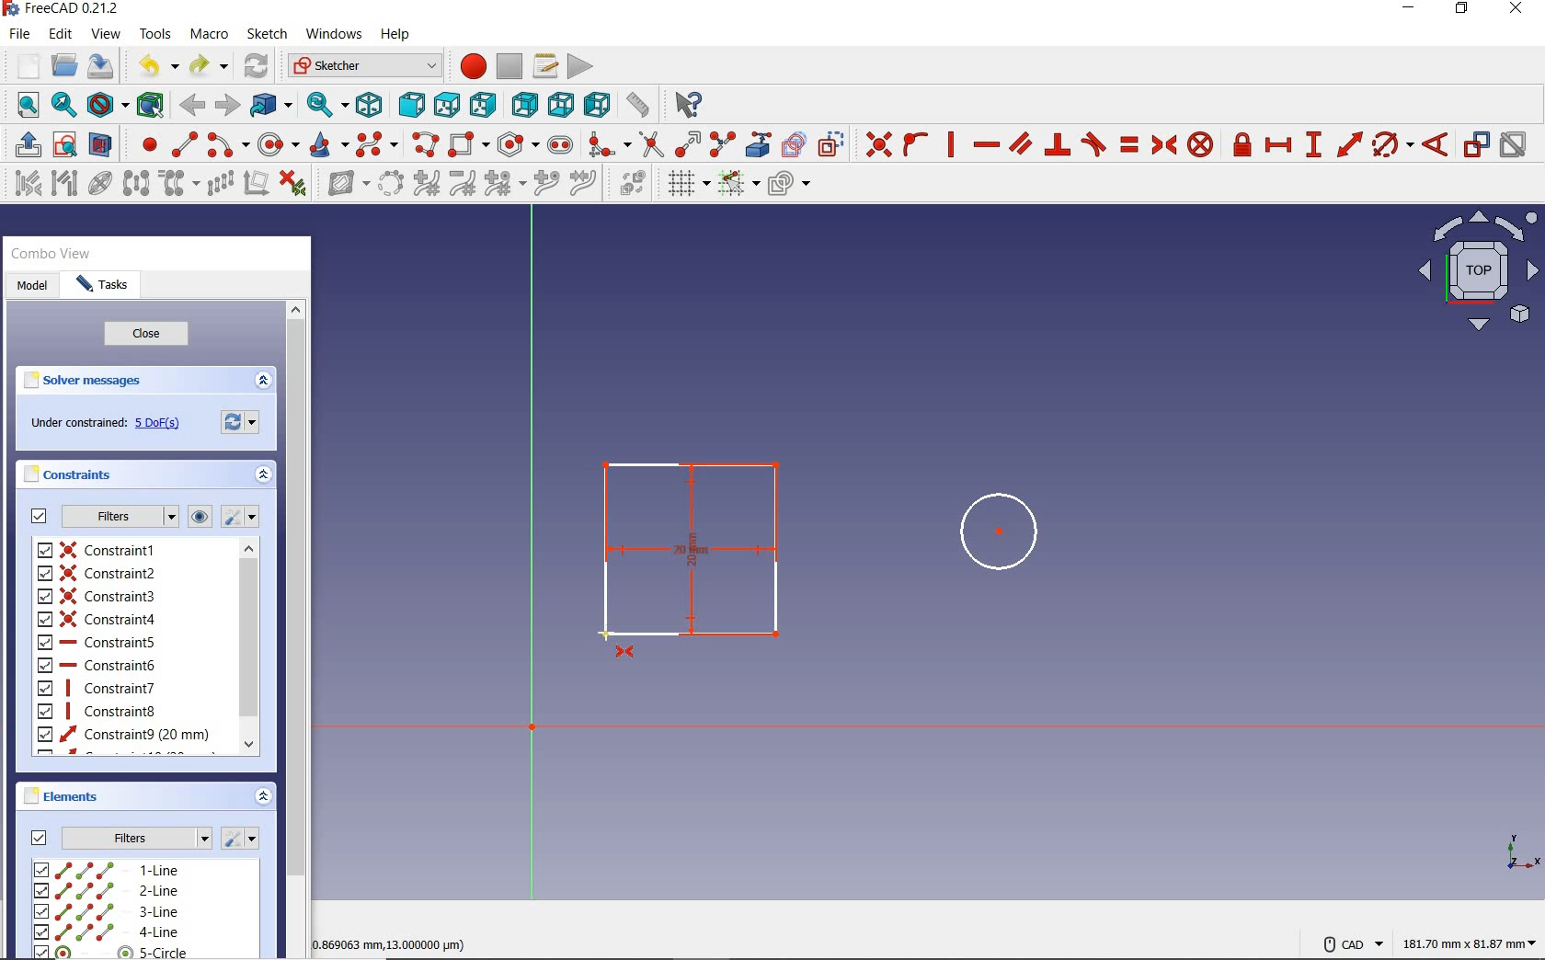 This screenshot has height=960, width=1545. Describe the element at coordinates (952, 146) in the screenshot. I see `constrain vertically` at that location.